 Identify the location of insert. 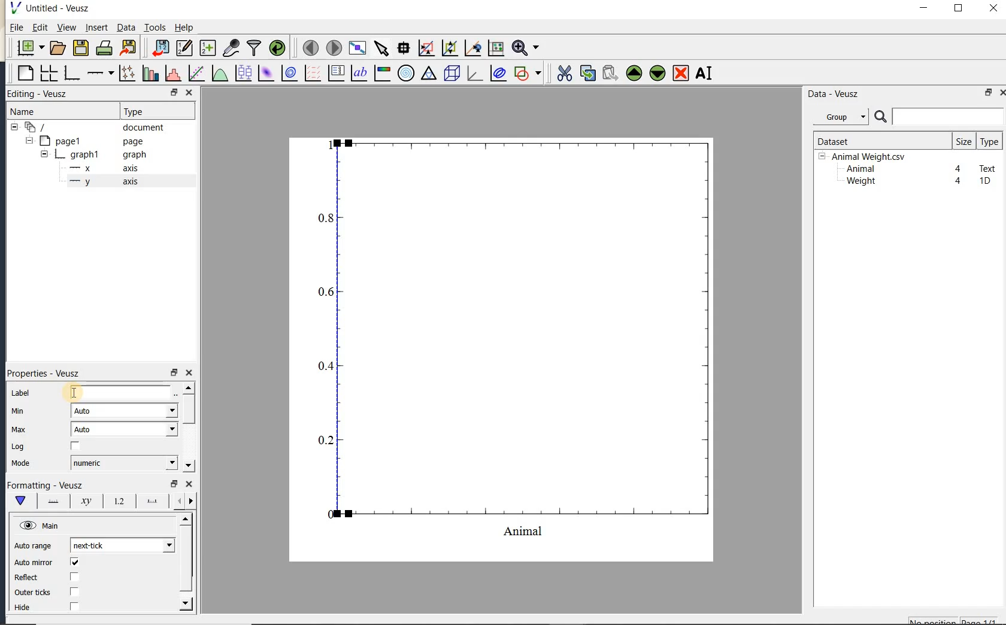
(96, 27).